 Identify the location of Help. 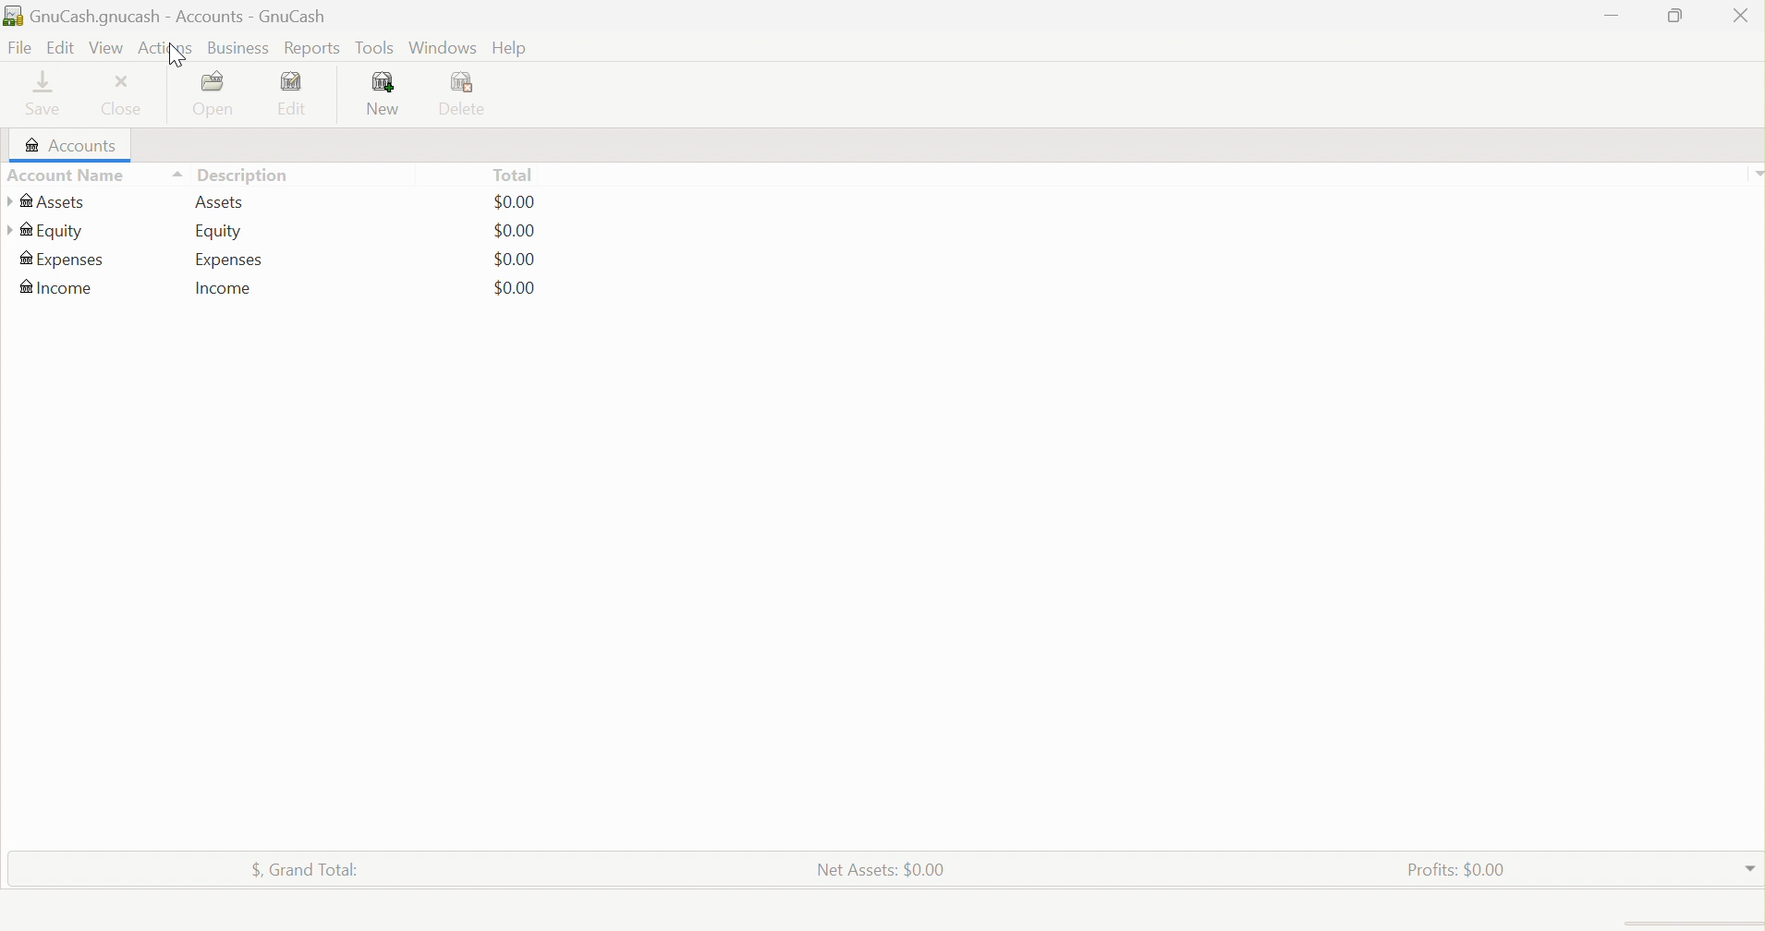
(511, 49).